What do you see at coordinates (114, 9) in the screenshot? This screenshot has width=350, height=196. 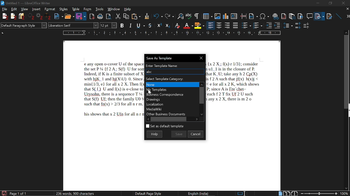 I see `Window` at bounding box center [114, 9].